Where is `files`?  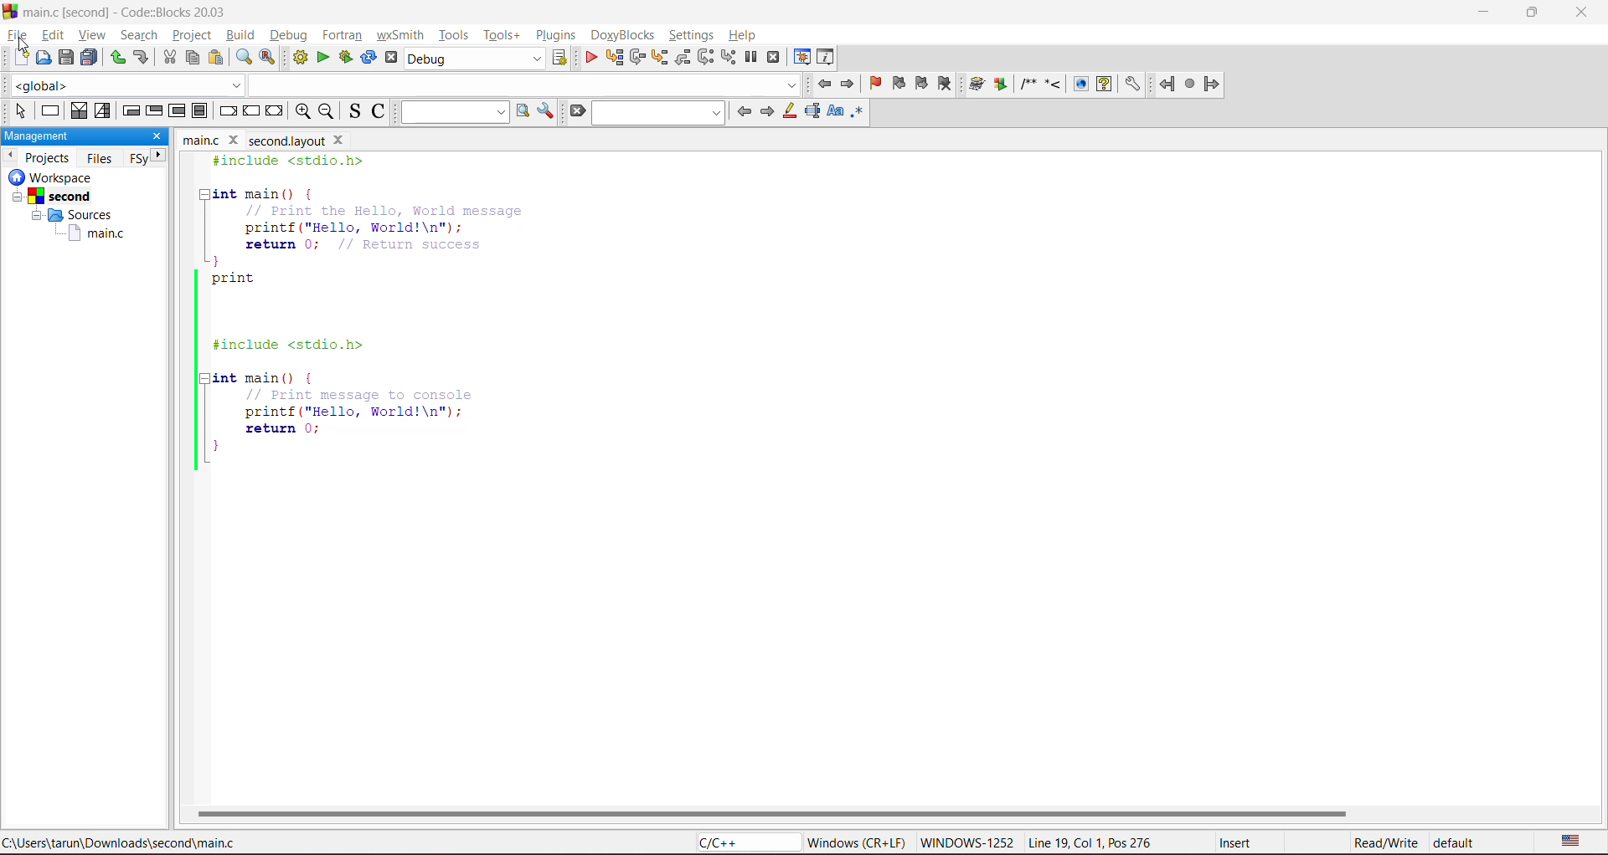
files is located at coordinates (100, 158).